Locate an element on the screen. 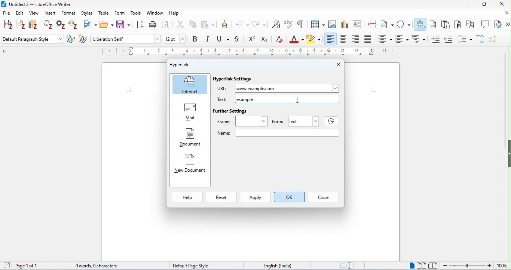  insert footnote is located at coordinates (433, 24).